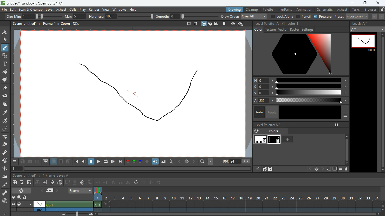  Describe the element at coordinates (308, 30) in the screenshot. I see `Settings` at that location.